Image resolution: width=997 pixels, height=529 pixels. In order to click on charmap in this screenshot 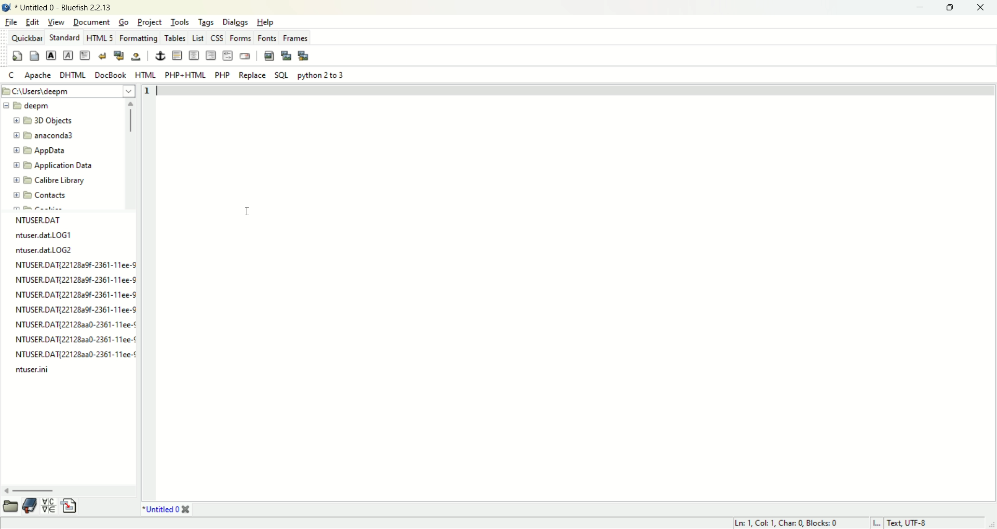, I will do `click(50, 506)`.